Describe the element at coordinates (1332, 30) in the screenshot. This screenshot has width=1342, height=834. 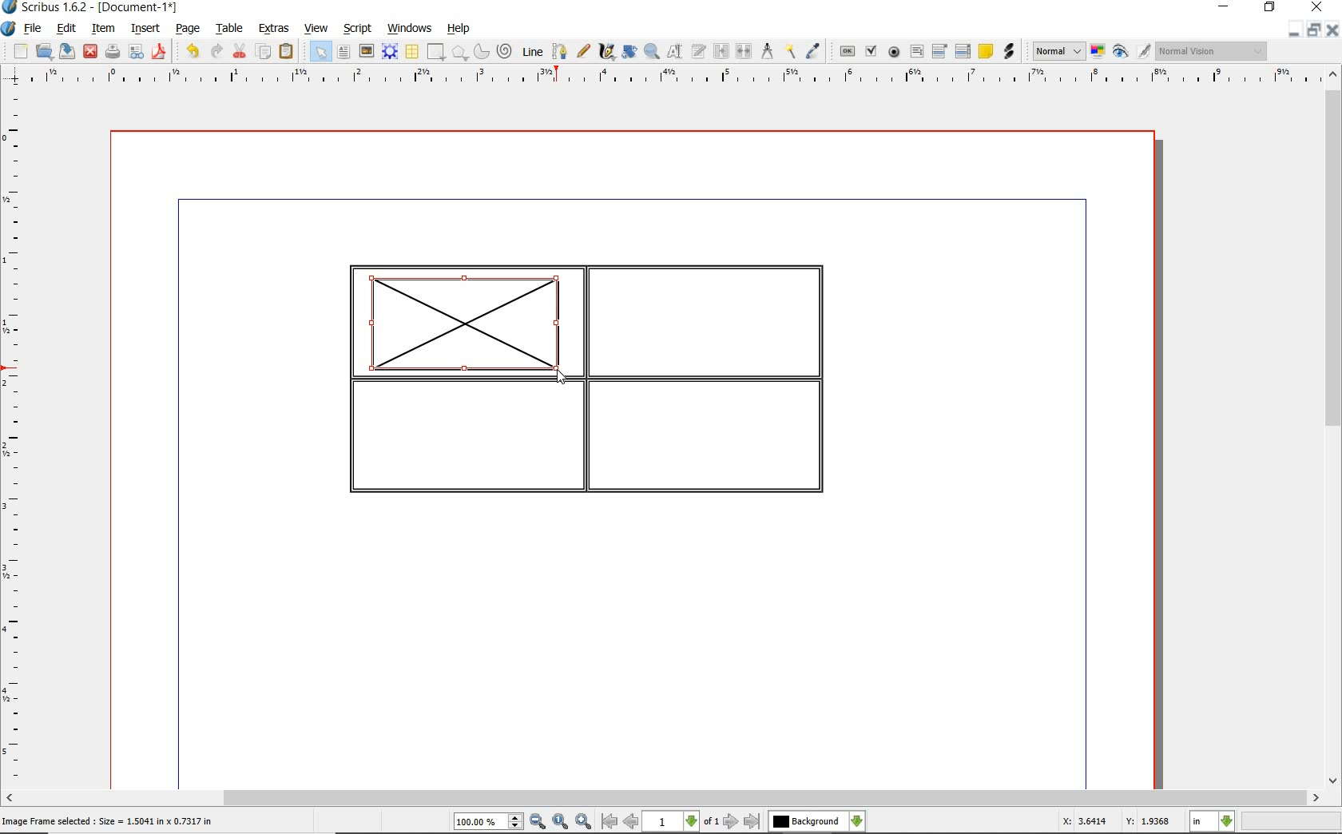
I see `close` at that location.